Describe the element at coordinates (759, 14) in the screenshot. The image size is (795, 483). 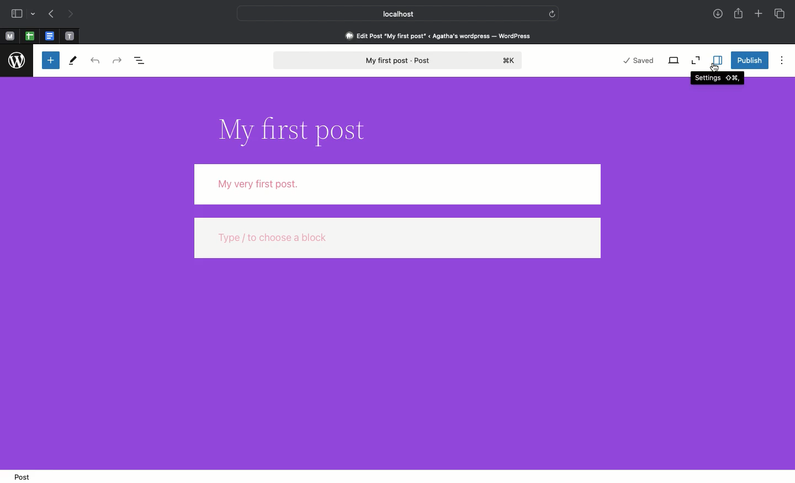
I see `Add new tab` at that location.